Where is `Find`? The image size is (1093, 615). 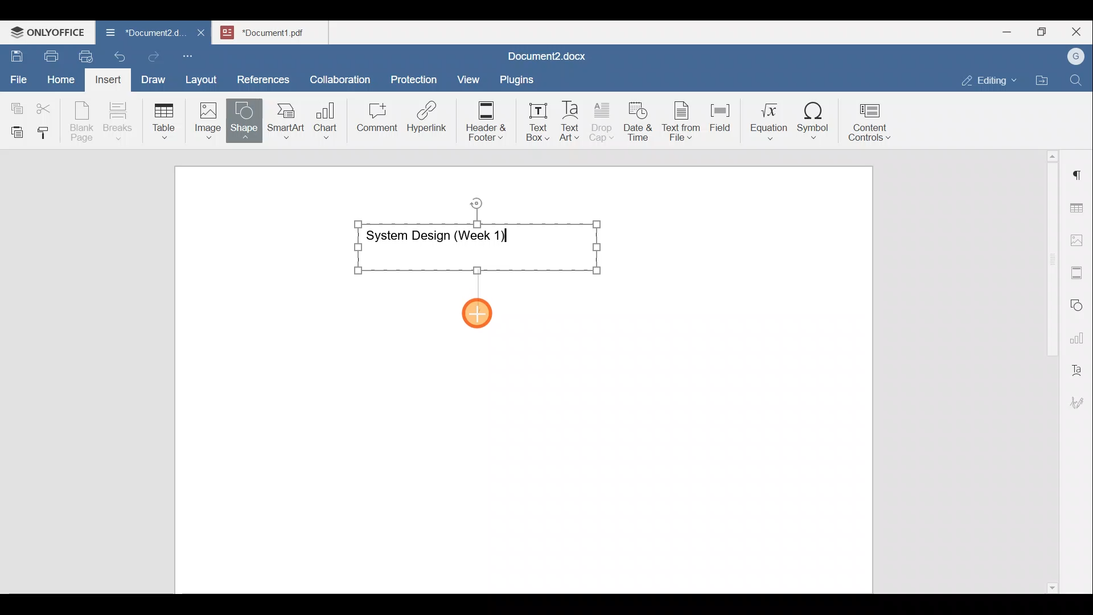 Find is located at coordinates (1077, 81).